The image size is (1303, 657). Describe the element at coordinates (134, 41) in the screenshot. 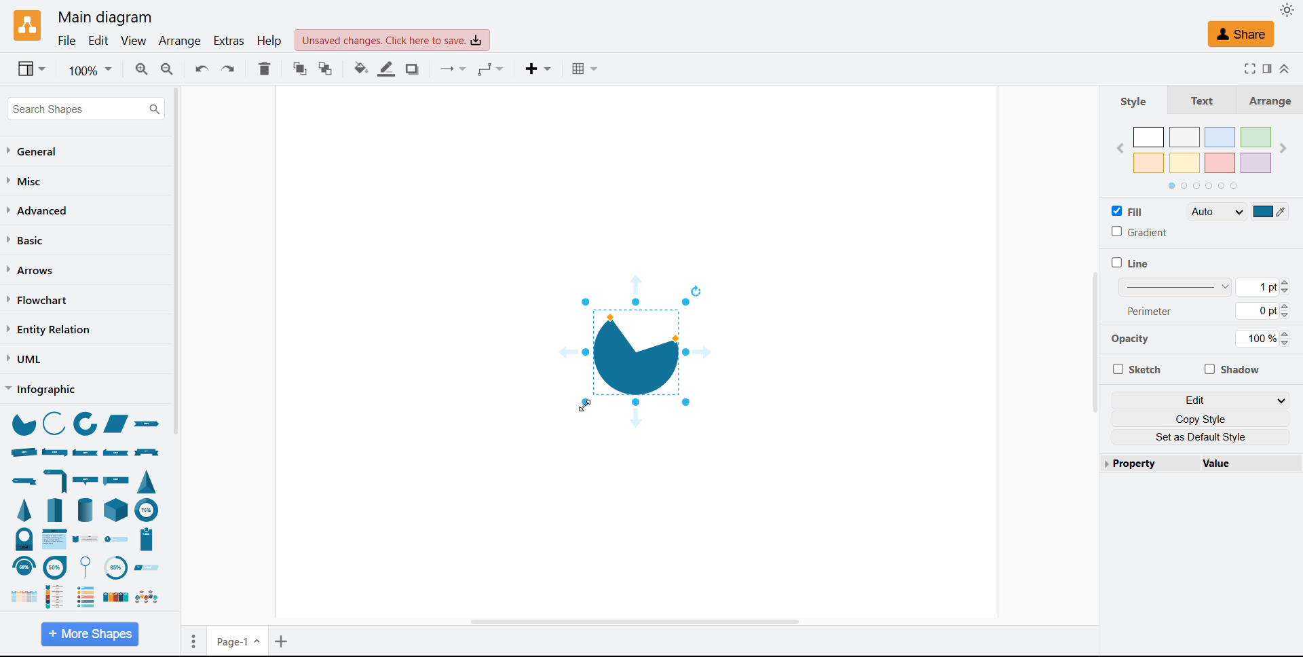

I see `View ` at that location.